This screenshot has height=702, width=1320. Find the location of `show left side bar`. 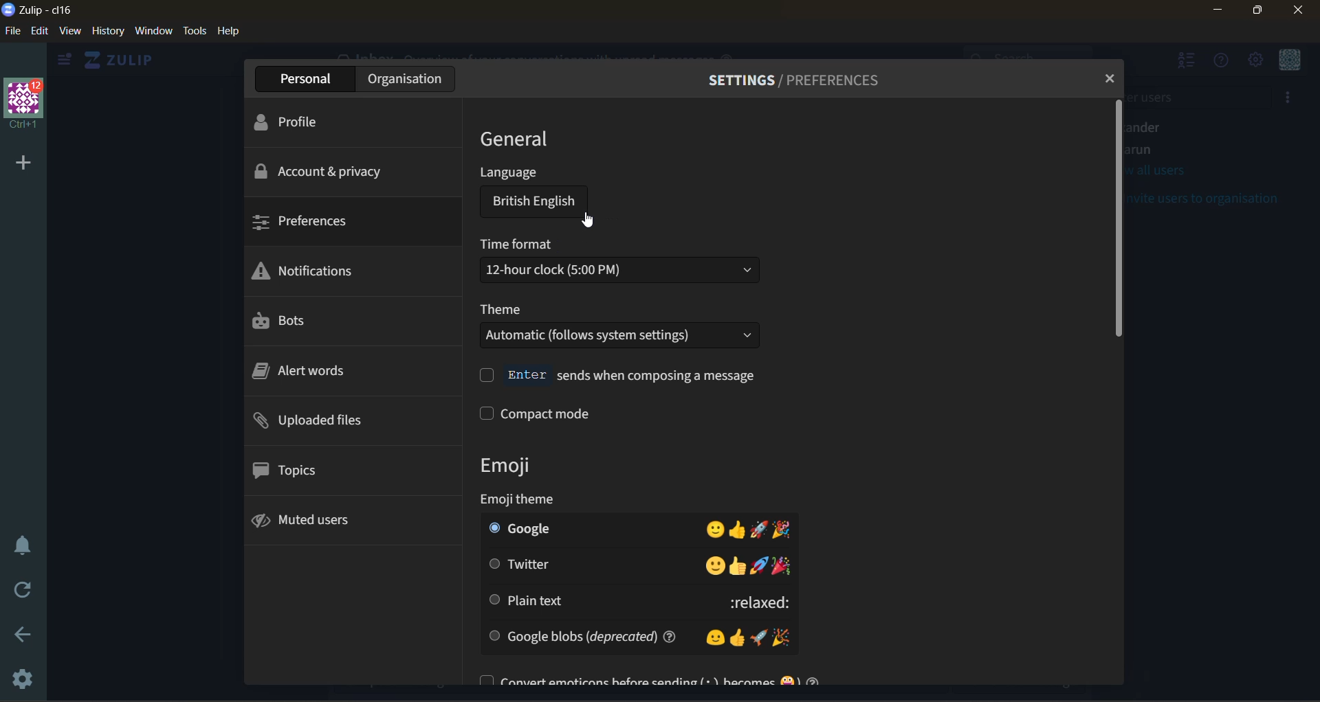

show left side bar is located at coordinates (64, 60).